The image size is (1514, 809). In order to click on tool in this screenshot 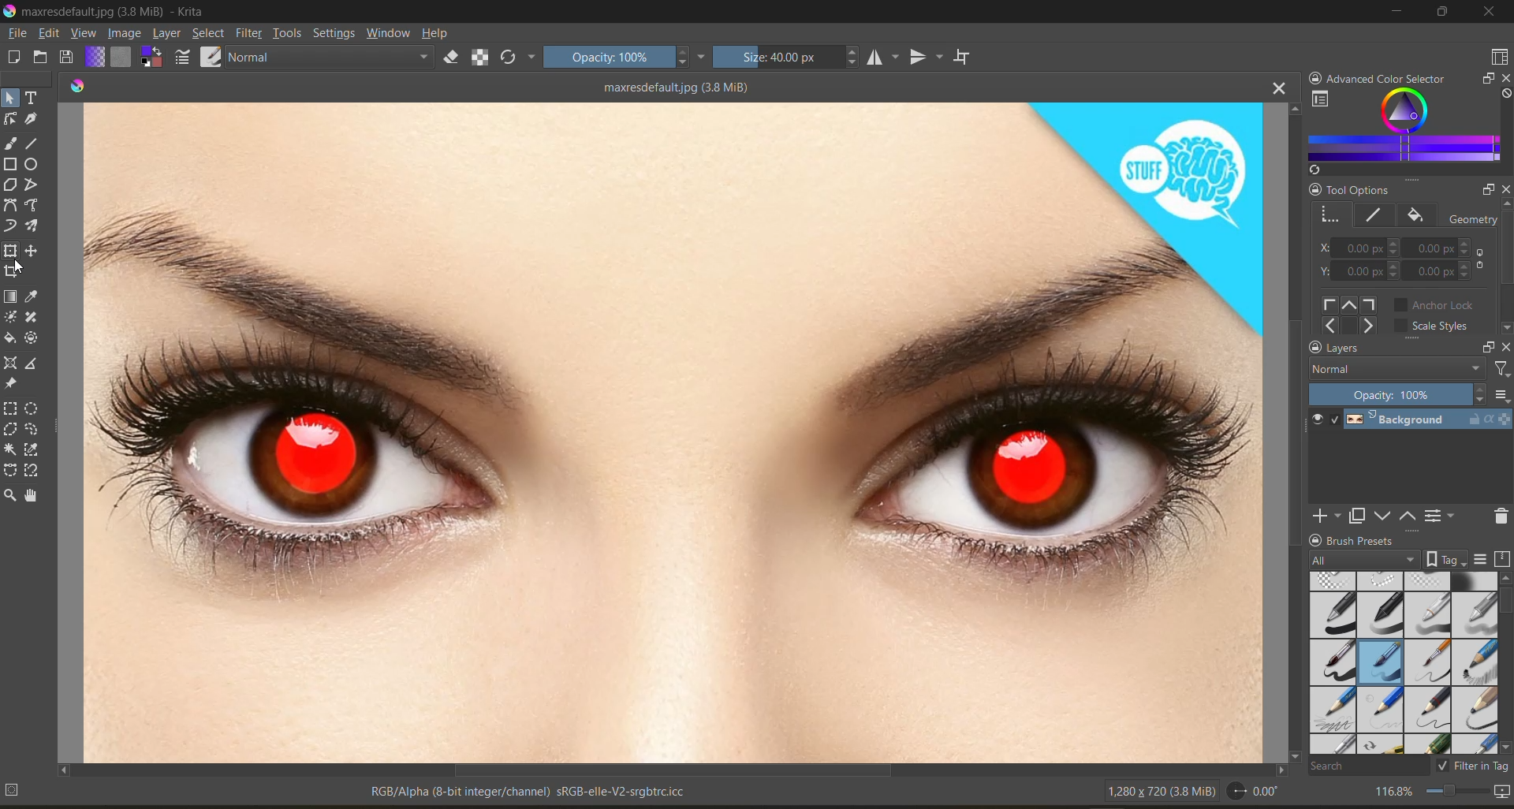, I will do `click(32, 340)`.